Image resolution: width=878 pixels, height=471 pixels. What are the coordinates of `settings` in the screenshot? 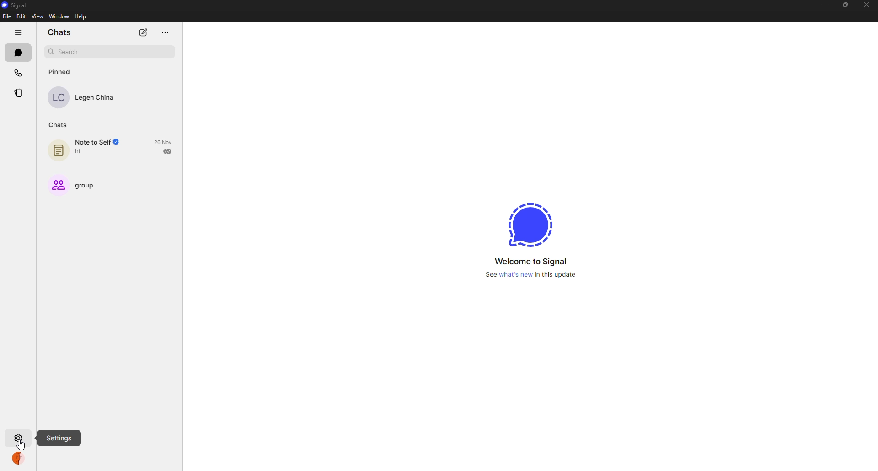 It's located at (19, 438).